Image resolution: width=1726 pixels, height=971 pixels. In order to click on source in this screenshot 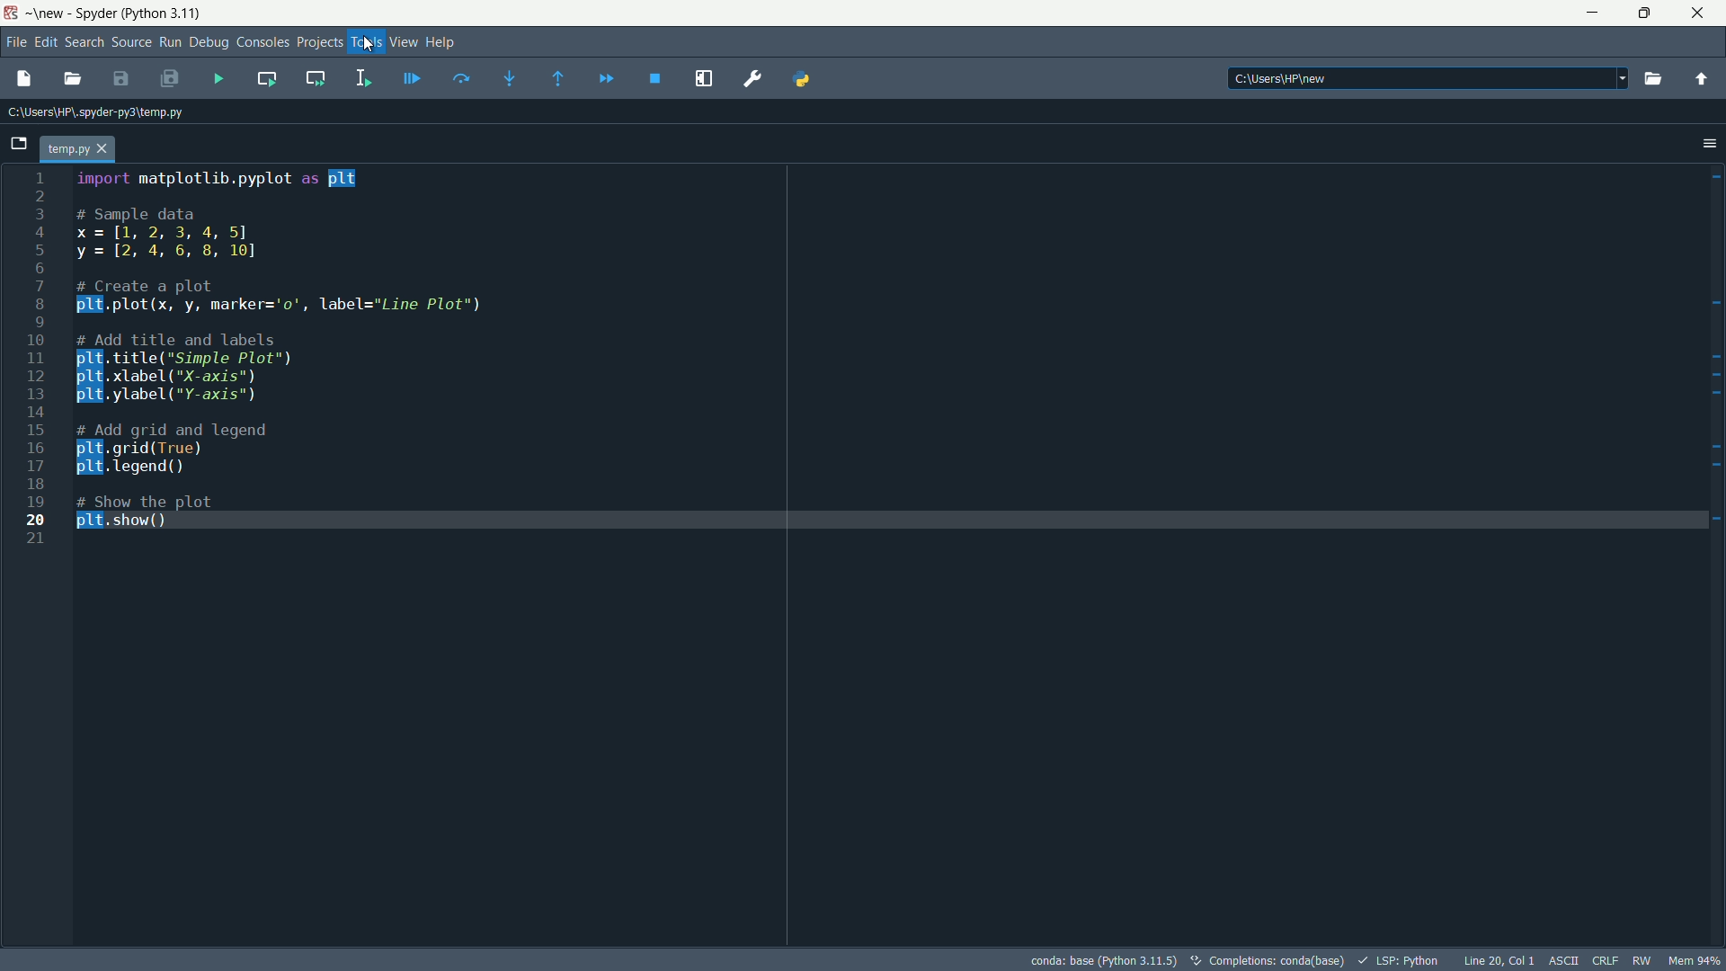, I will do `click(131, 40)`.